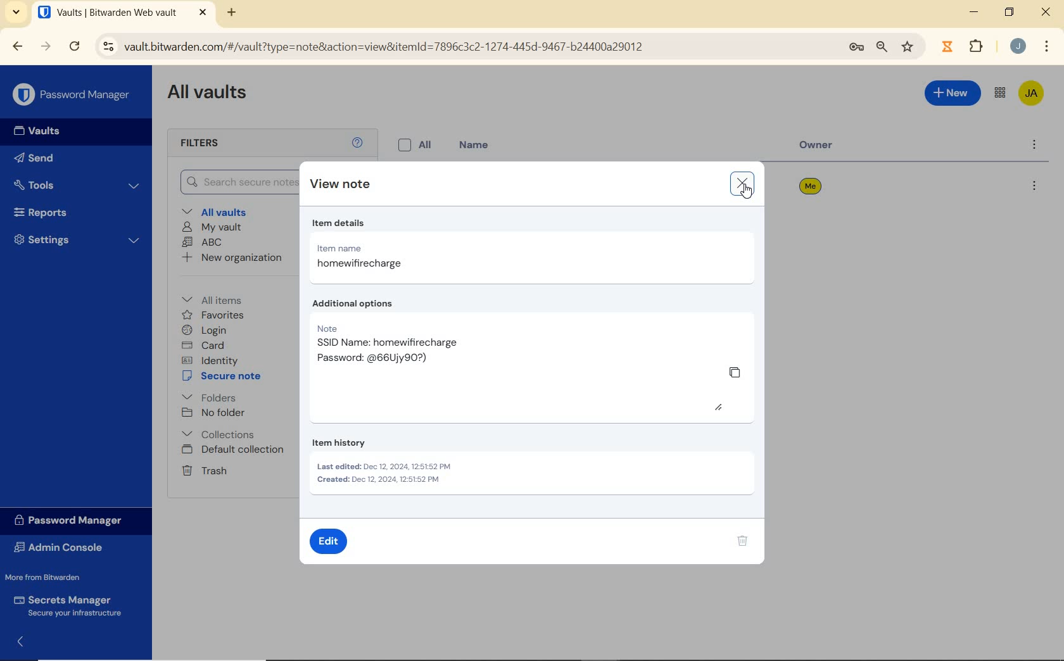 This screenshot has width=1064, height=661. Describe the element at coordinates (65, 547) in the screenshot. I see `Admin Console` at that location.